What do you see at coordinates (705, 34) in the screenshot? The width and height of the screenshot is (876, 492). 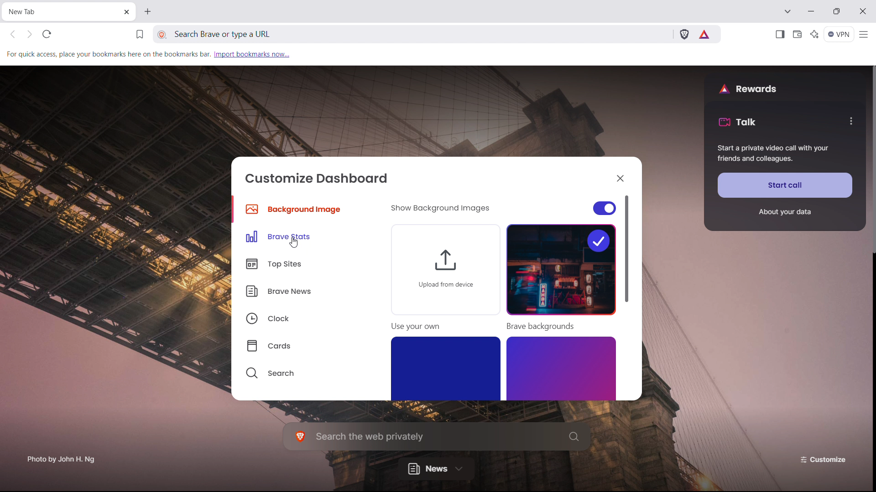 I see `brave rewards` at bounding box center [705, 34].